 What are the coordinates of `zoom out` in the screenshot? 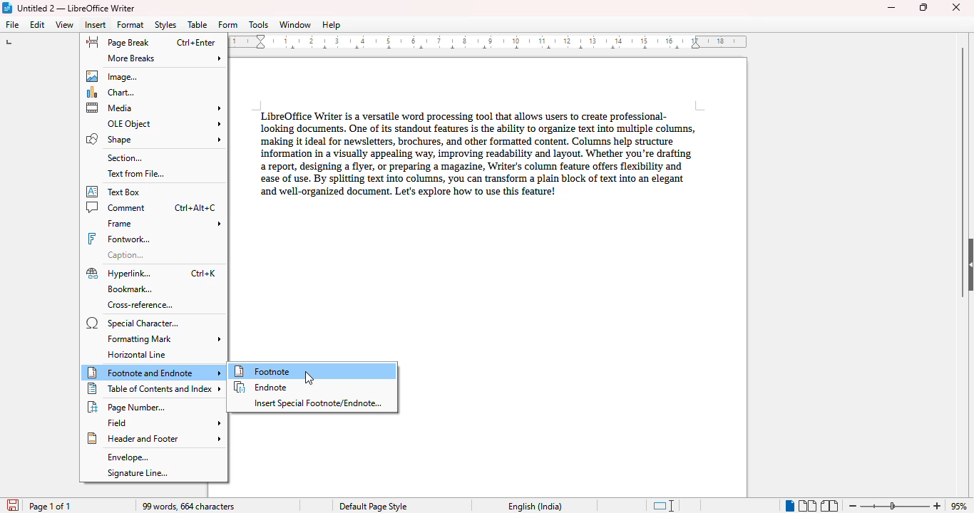 It's located at (853, 506).